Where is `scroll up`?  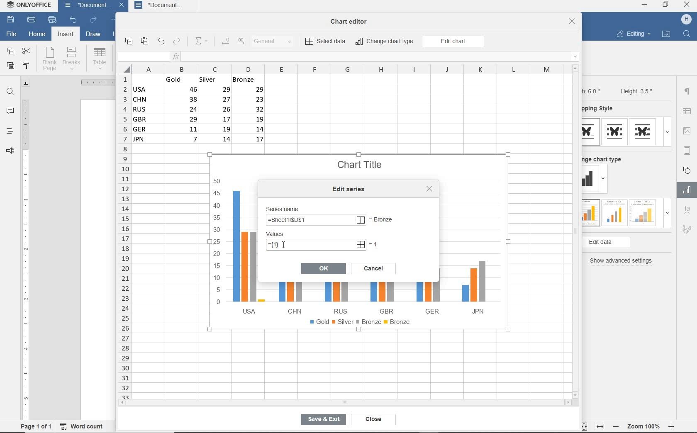 scroll up is located at coordinates (575, 68).